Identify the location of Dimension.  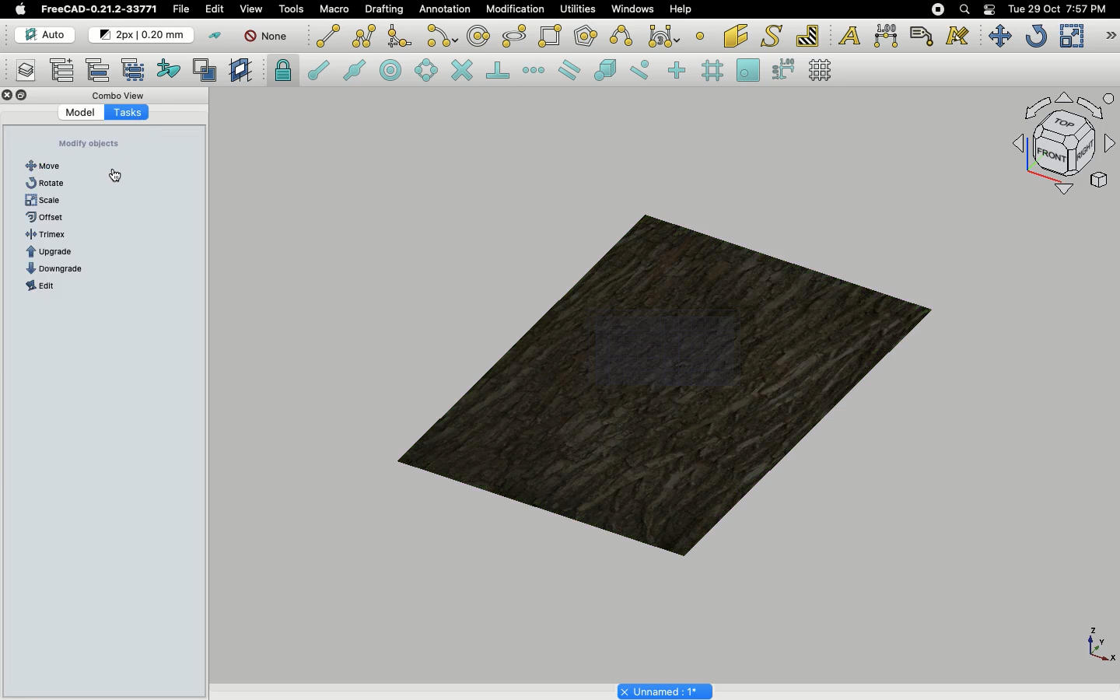
(887, 36).